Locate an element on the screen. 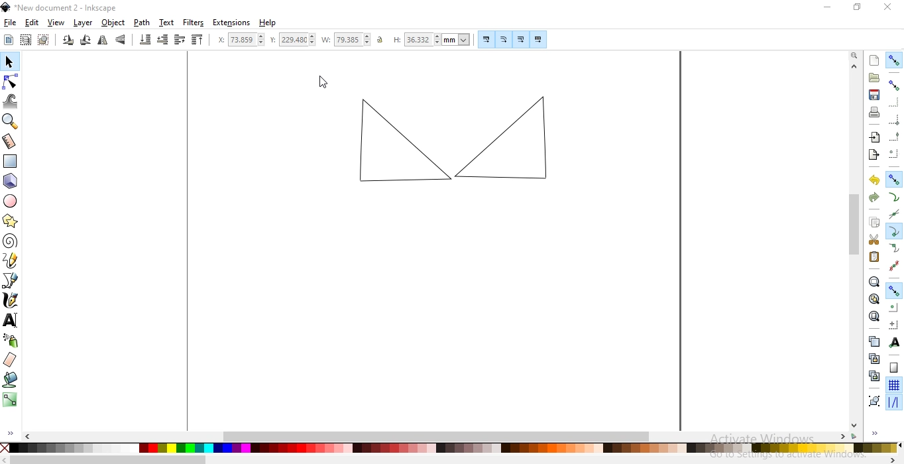 This screenshot has width=904, height=464. draw bezier lines and straight lines is located at coordinates (12, 282).